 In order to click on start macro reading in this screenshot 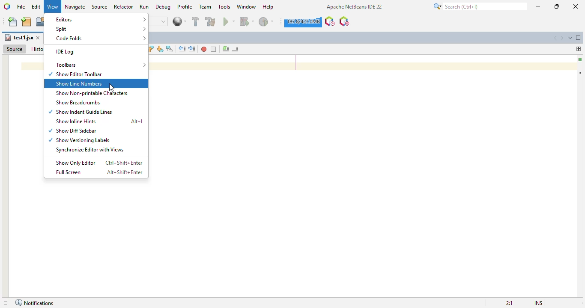, I will do `click(204, 49)`.